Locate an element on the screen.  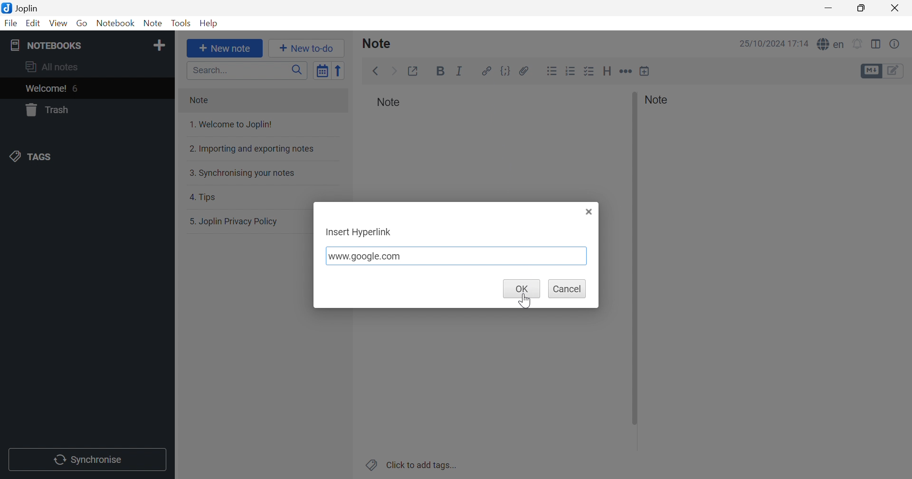
Tags is located at coordinates (85, 157).